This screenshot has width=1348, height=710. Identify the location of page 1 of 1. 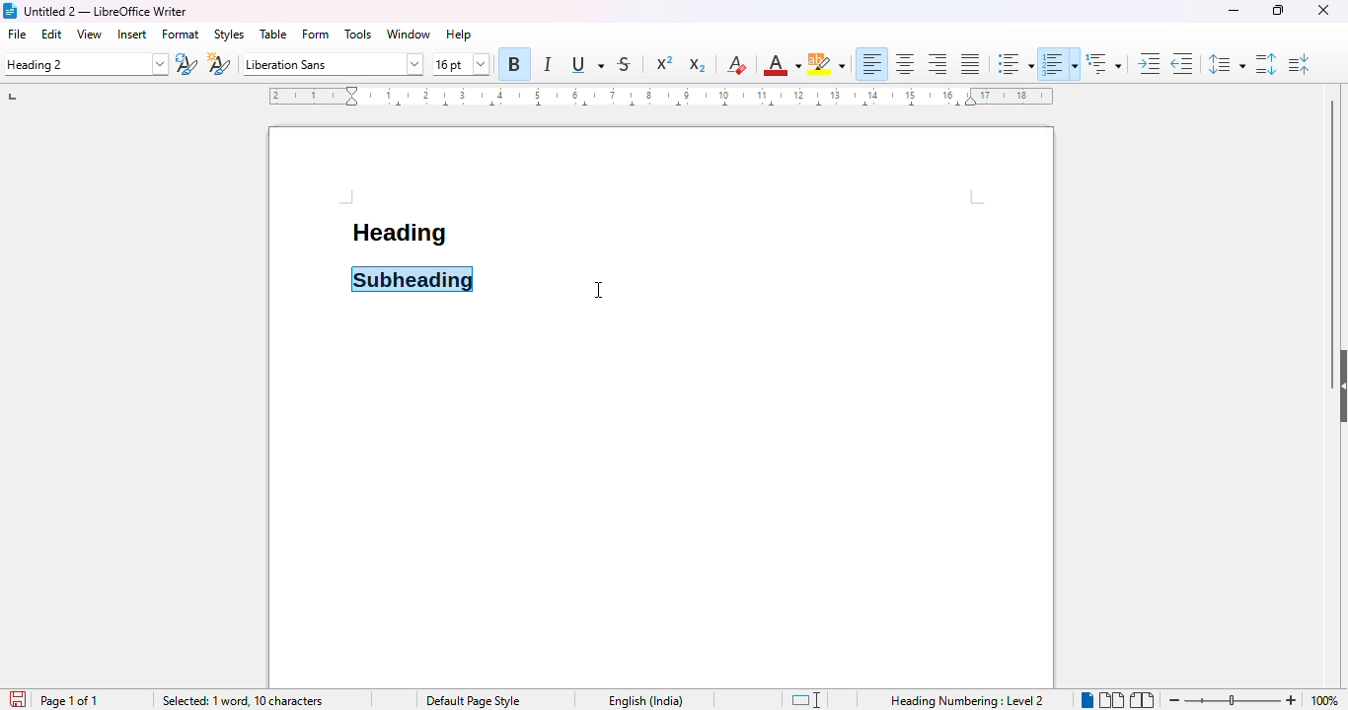
(69, 700).